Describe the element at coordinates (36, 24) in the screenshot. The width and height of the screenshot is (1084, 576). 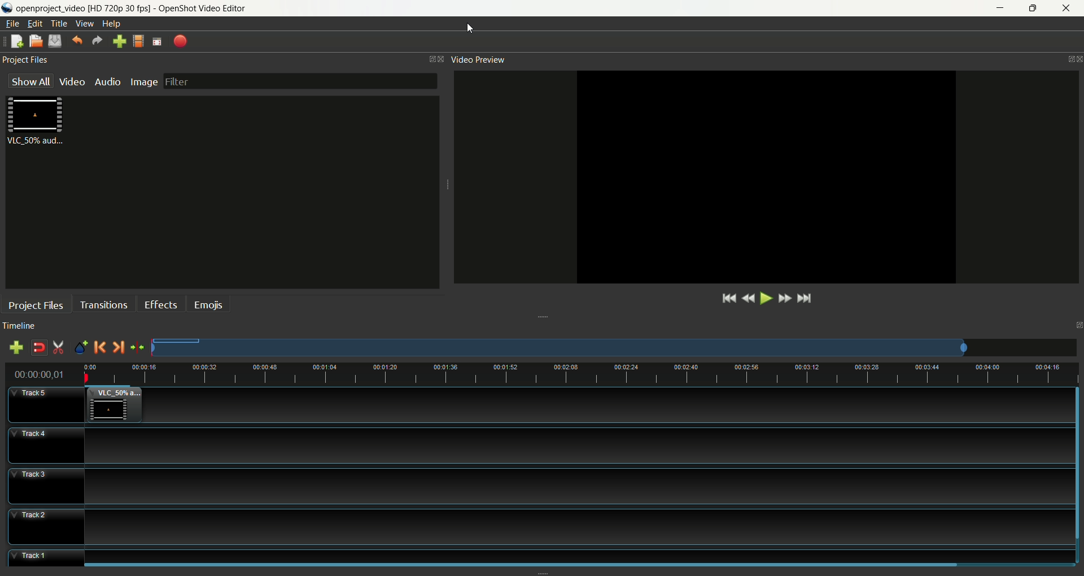
I see `edit` at that location.